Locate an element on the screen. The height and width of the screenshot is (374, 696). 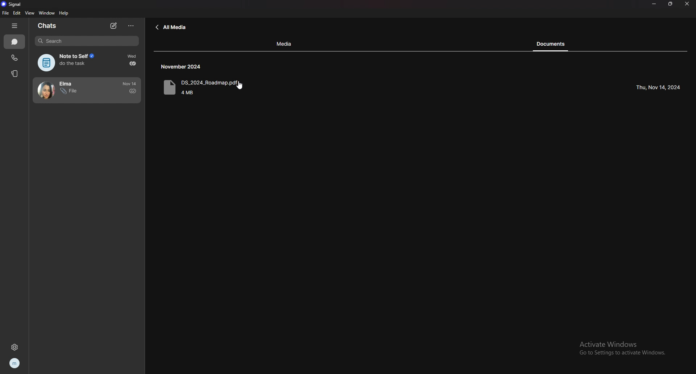
delivered is located at coordinates (133, 63).